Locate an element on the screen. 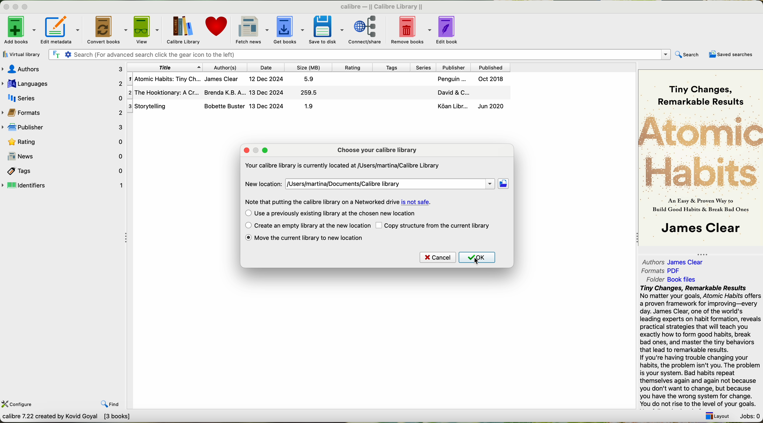 Image resolution: width=763 pixels, height=423 pixels. move the current library to new location is located at coordinates (313, 238).